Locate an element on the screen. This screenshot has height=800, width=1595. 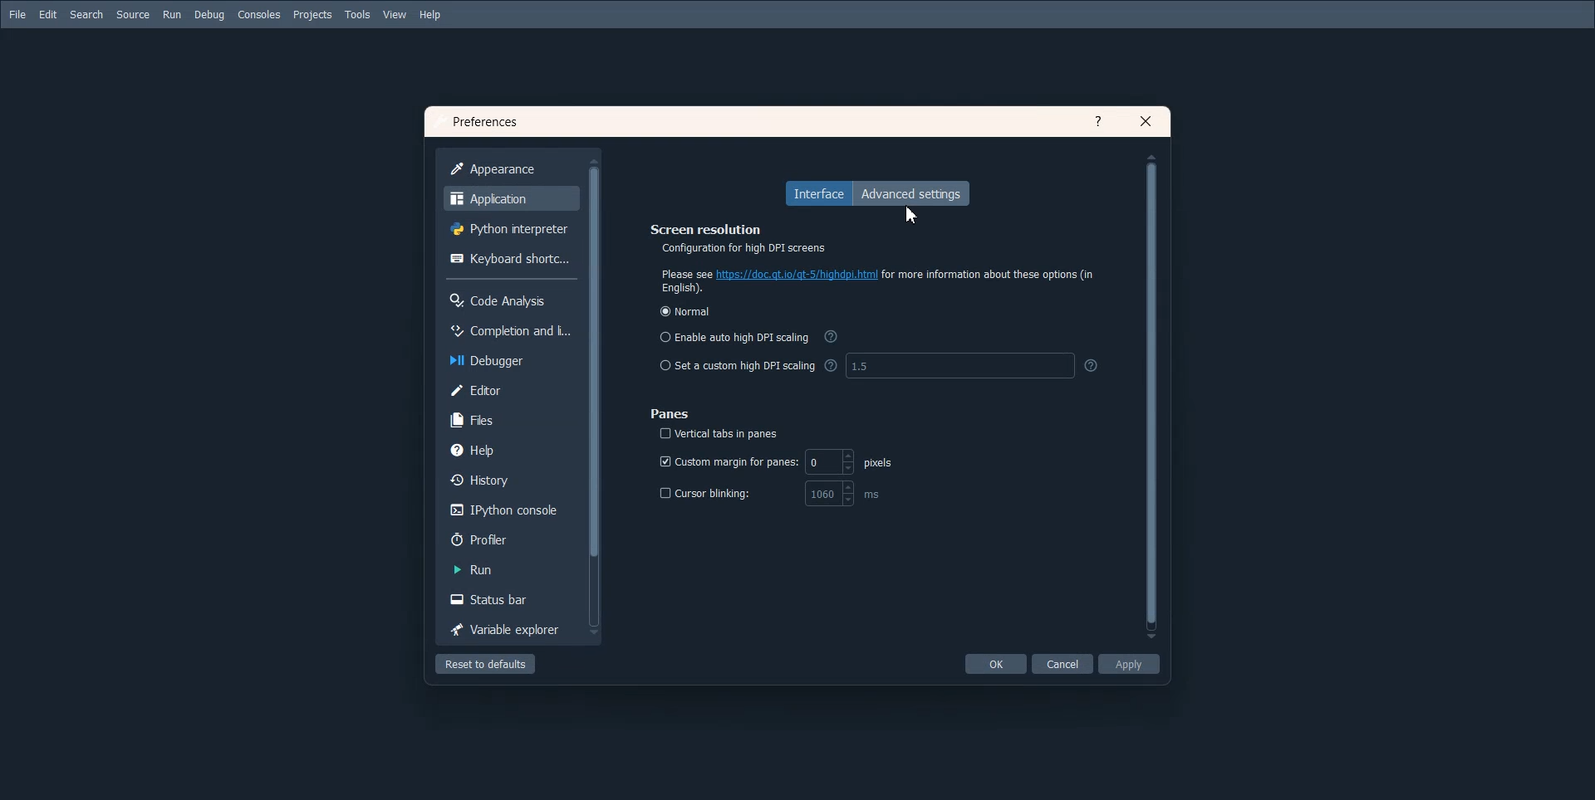
Edit is located at coordinates (47, 15).